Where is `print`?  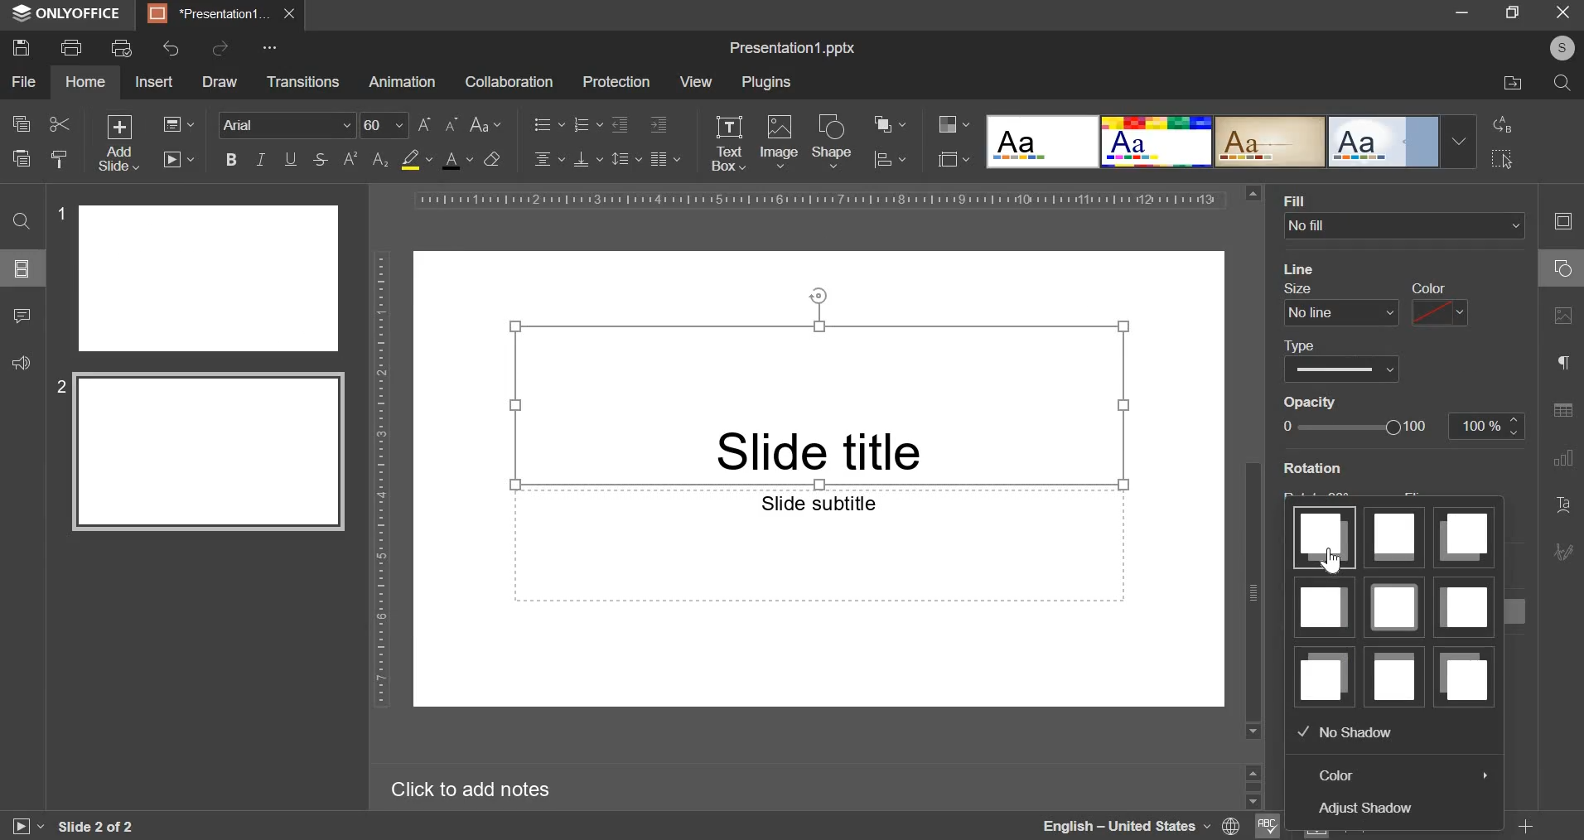 print is located at coordinates (70, 46).